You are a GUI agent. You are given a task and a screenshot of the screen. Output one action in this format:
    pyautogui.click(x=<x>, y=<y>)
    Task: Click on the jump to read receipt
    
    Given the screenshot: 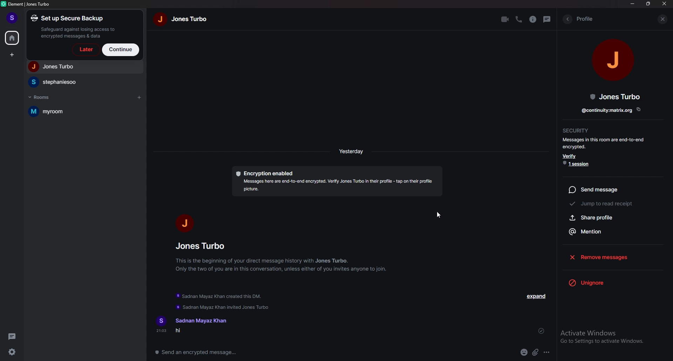 What is the action you would take?
    pyautogui.click(x=610, y=204)
    